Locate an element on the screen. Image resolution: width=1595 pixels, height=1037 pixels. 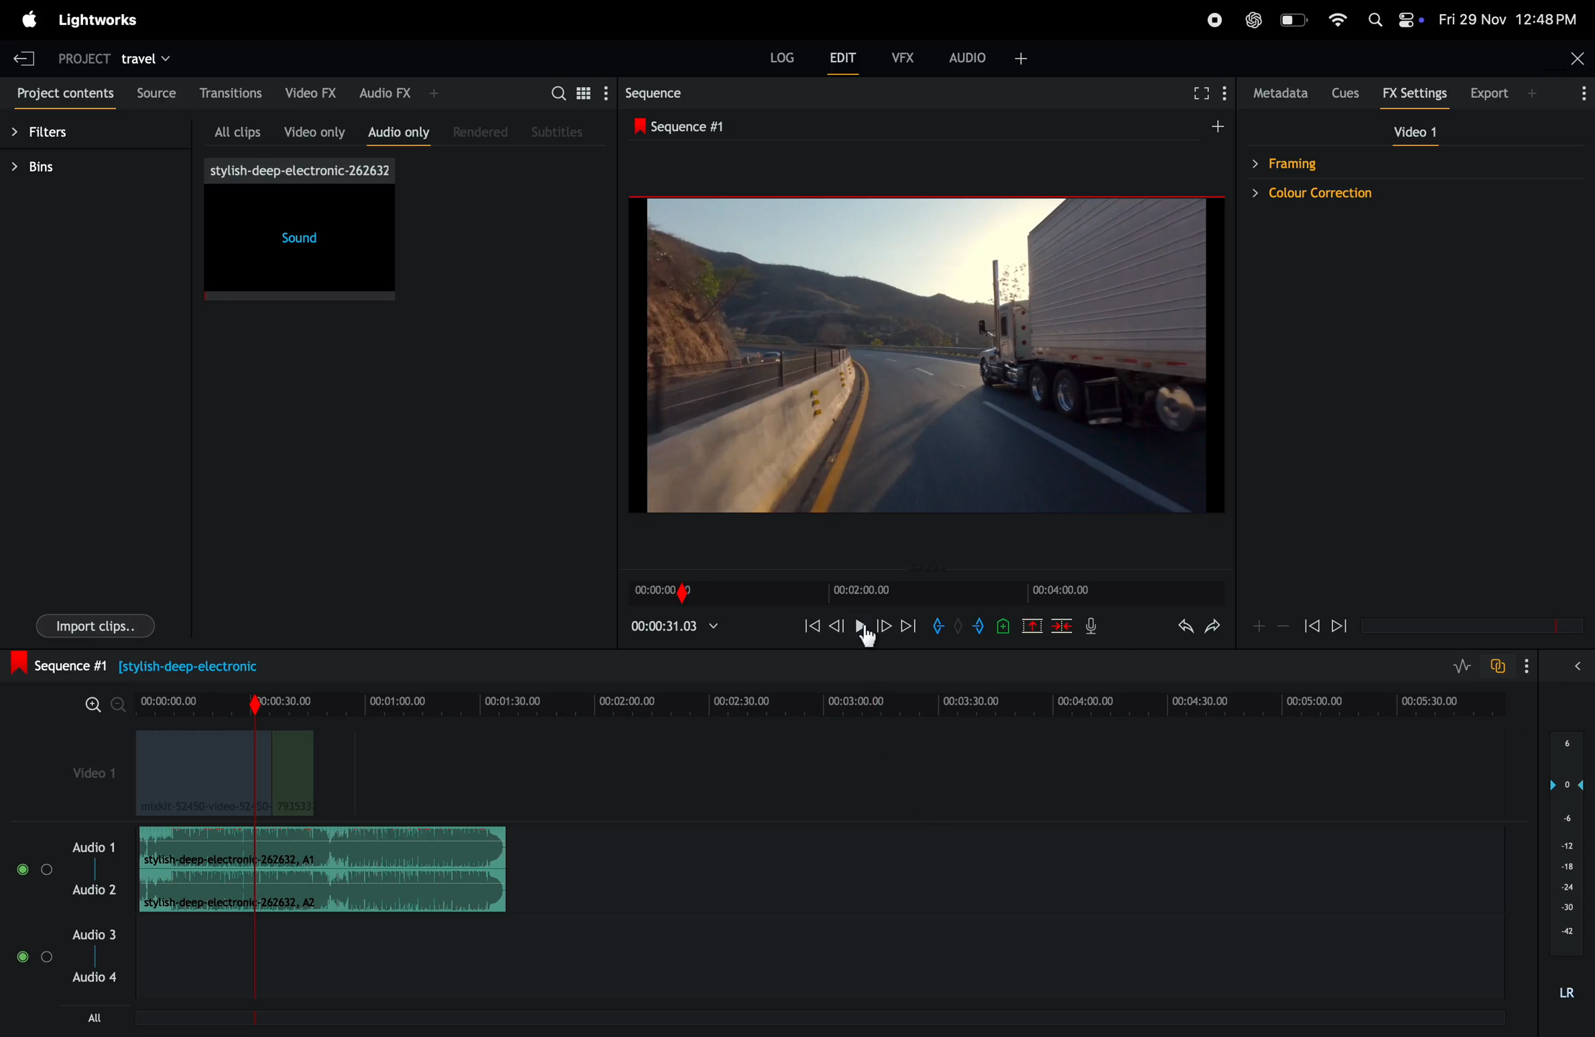
audio fx is located at coordinates (401, 92).